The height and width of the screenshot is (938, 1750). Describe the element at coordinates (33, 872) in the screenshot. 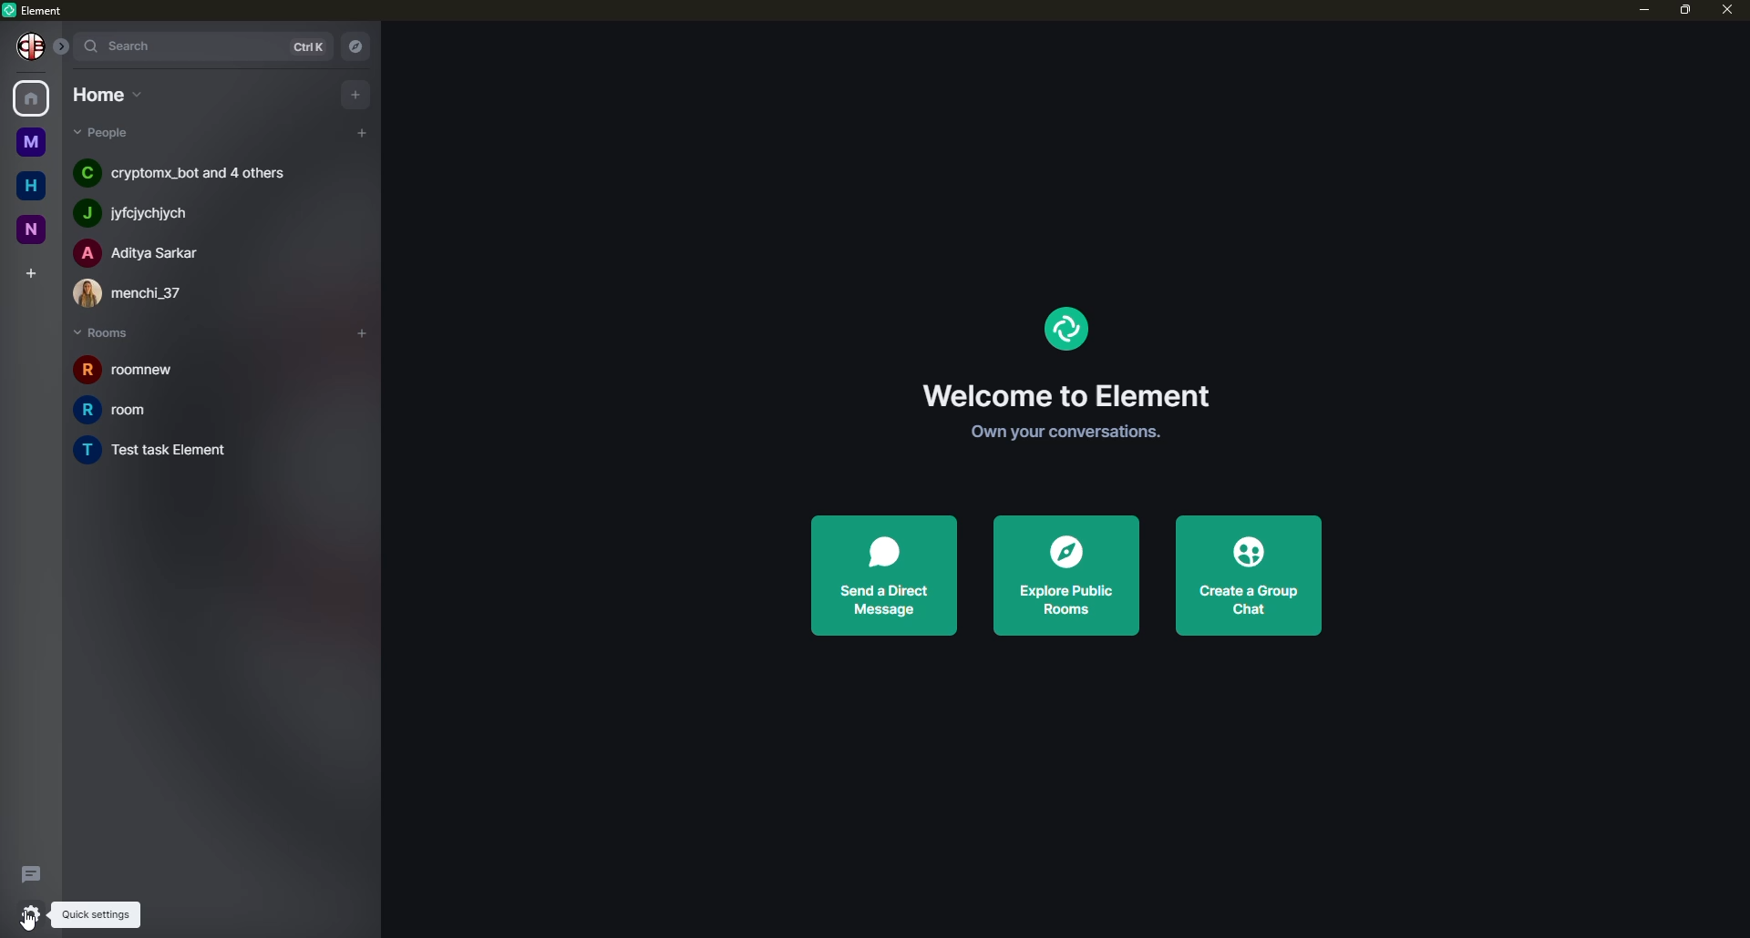

I see `threads` at that location.